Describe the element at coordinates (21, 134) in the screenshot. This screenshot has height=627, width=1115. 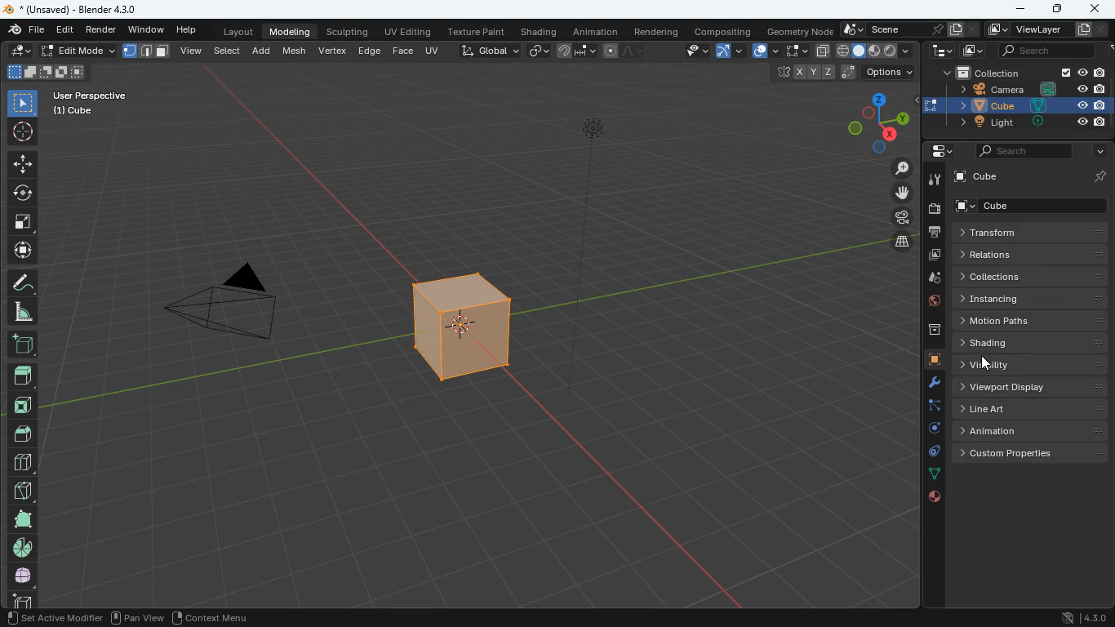
I see `aim` at that location.